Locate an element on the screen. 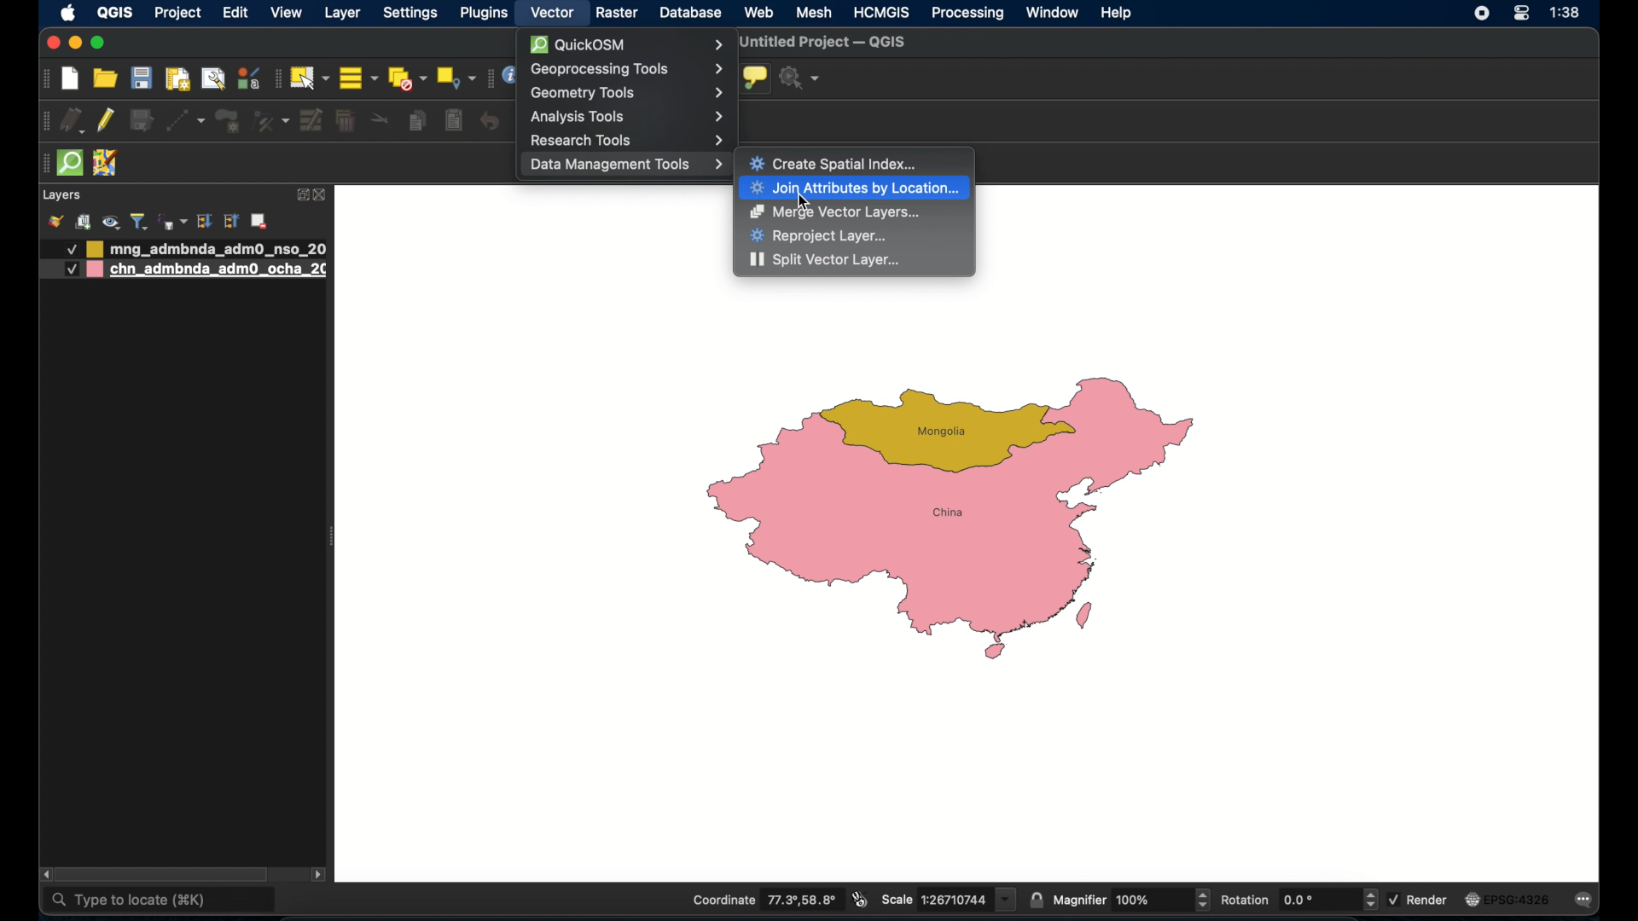  type to locate is located at coordinates (161, 901).